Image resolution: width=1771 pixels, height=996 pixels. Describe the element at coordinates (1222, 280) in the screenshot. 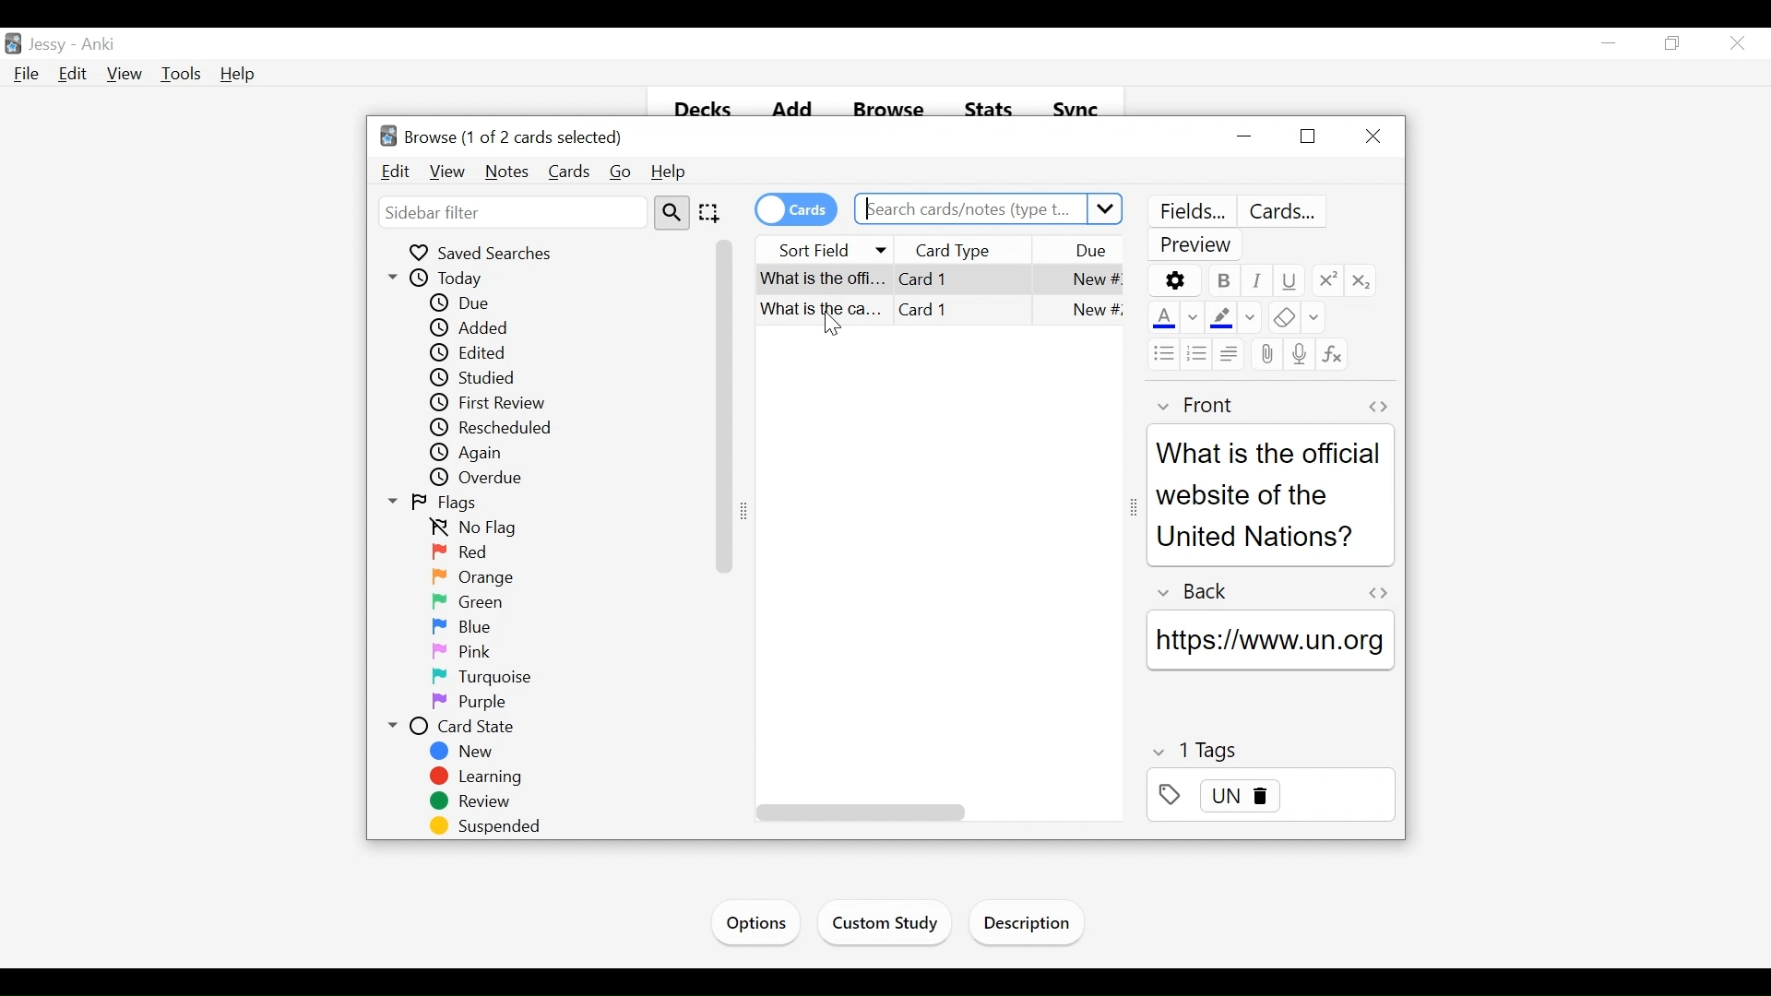

I see `Bold` at that location.